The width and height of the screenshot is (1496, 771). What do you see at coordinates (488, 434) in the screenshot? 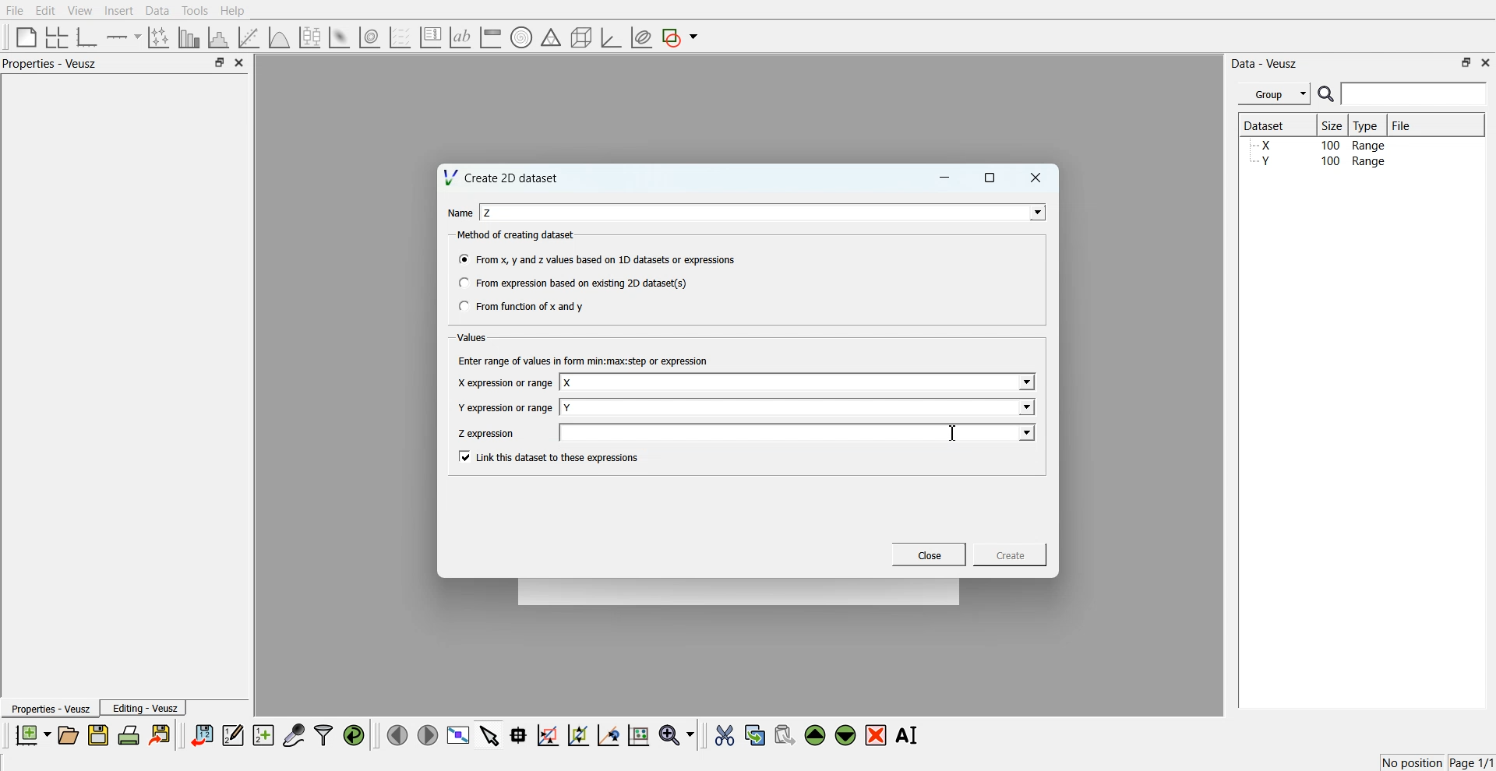
I see `}  Zexpression` at bounding box center [488, 434].